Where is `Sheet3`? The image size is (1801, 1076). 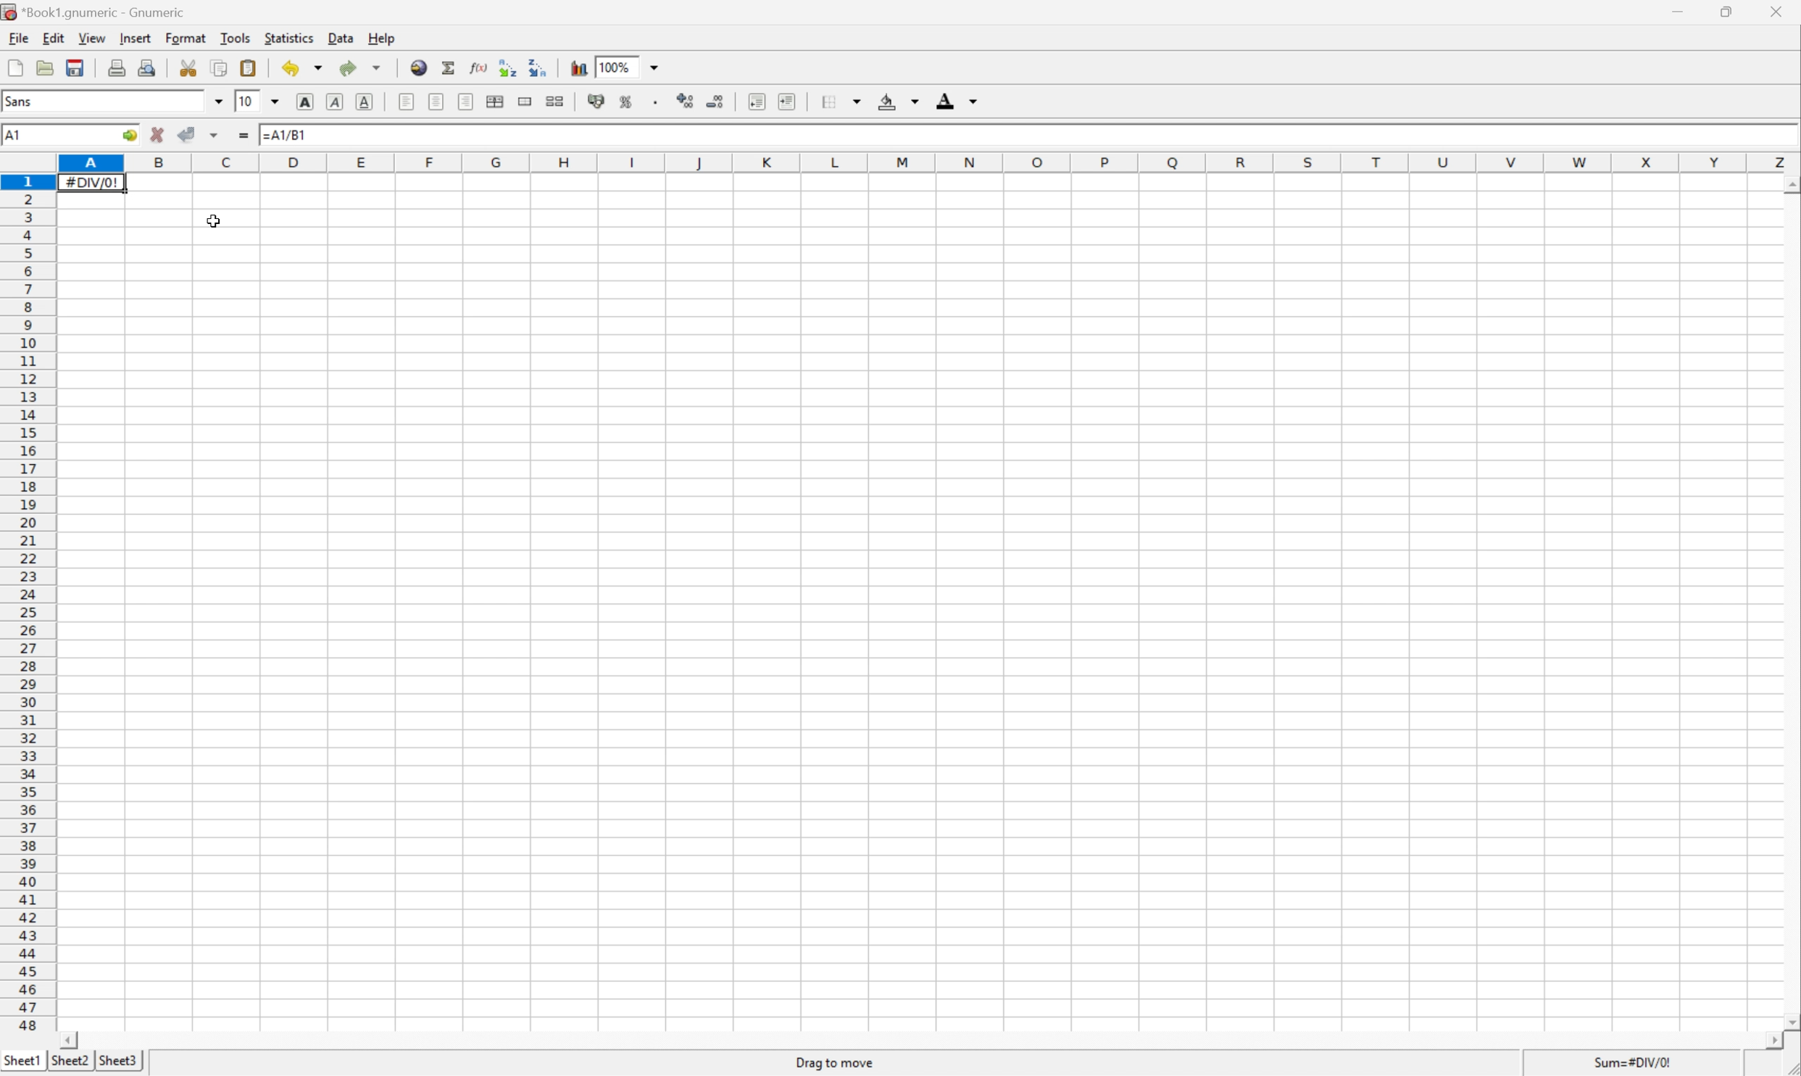 Sheet3 is located at coordinates (120, 1061).